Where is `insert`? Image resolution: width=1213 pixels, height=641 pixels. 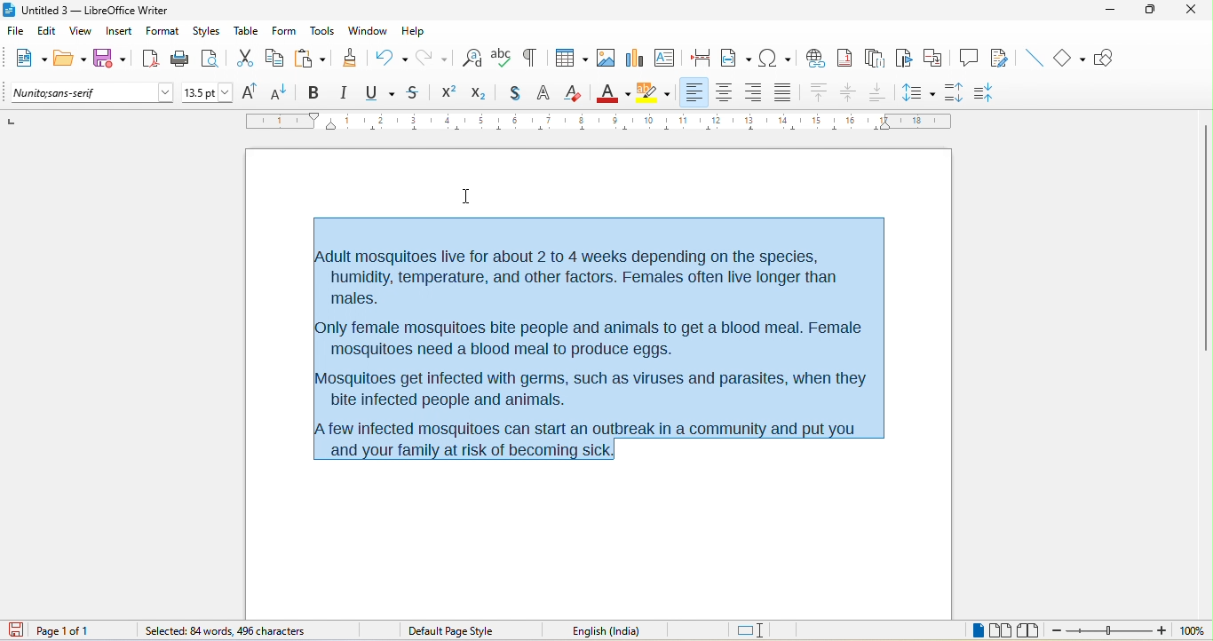 insert is located at coordinates (119, 33).